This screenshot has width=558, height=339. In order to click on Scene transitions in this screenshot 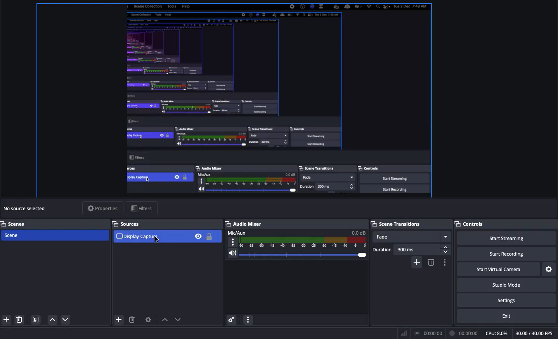, I will do `click(411, 224)`.